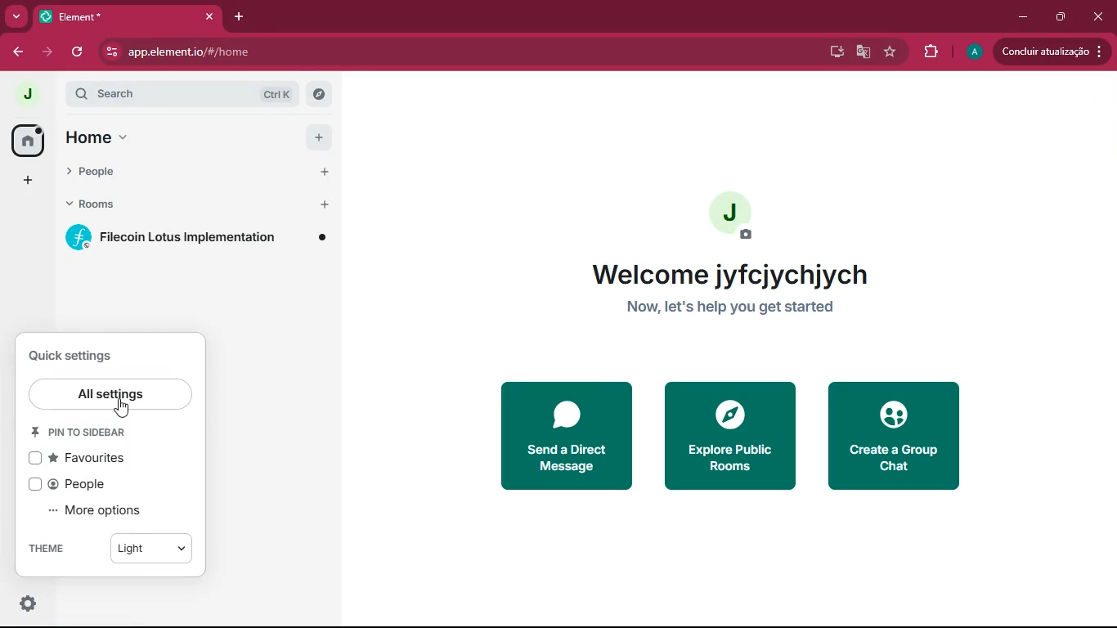 Image resolution: width=1117 pixels, height=628 pixels. Describe the element at coordinates (1024, 16) in the screenshot. I see `minimize` at that location.